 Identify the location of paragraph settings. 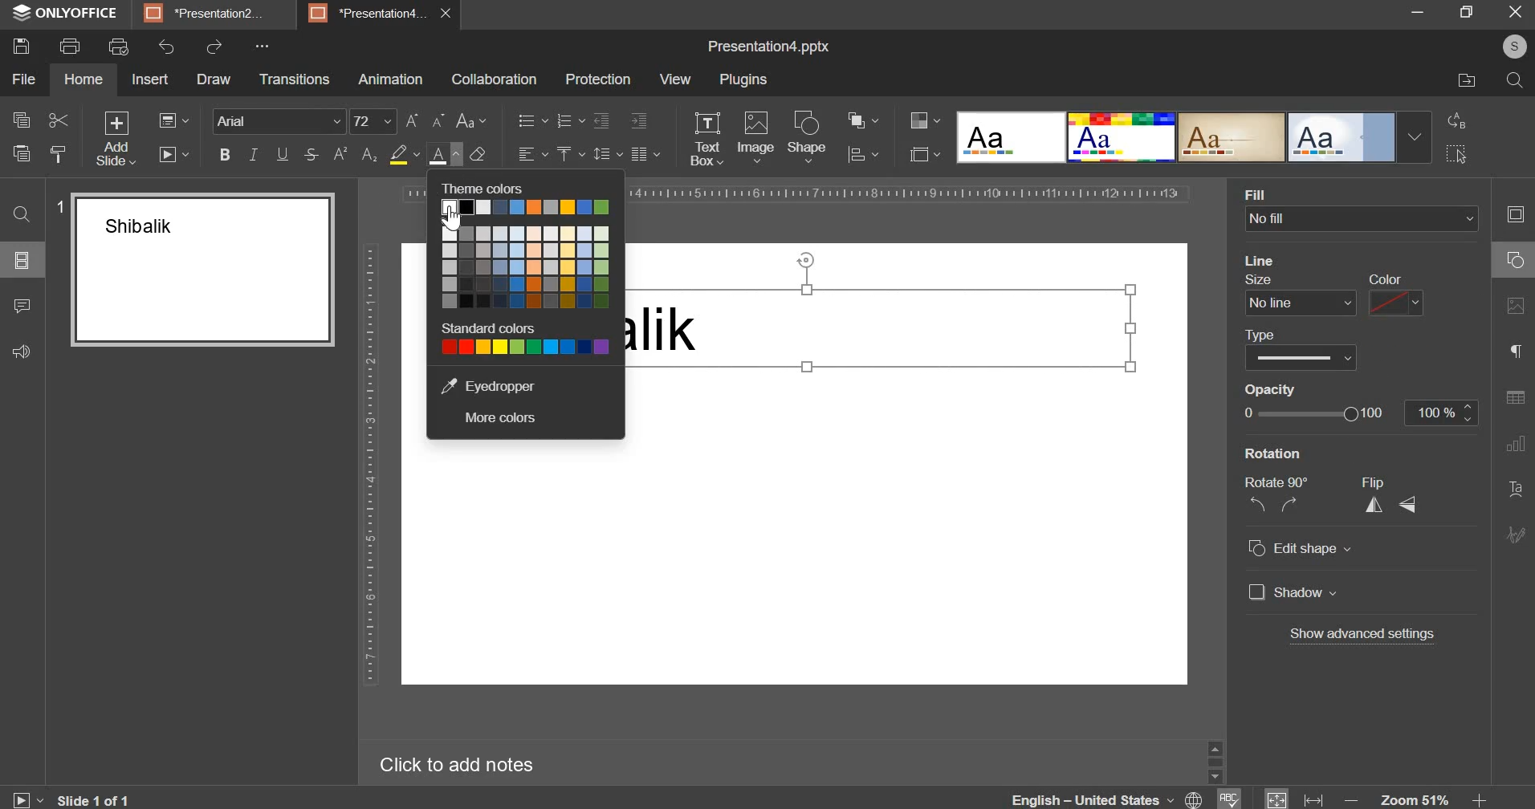
(644, 154).